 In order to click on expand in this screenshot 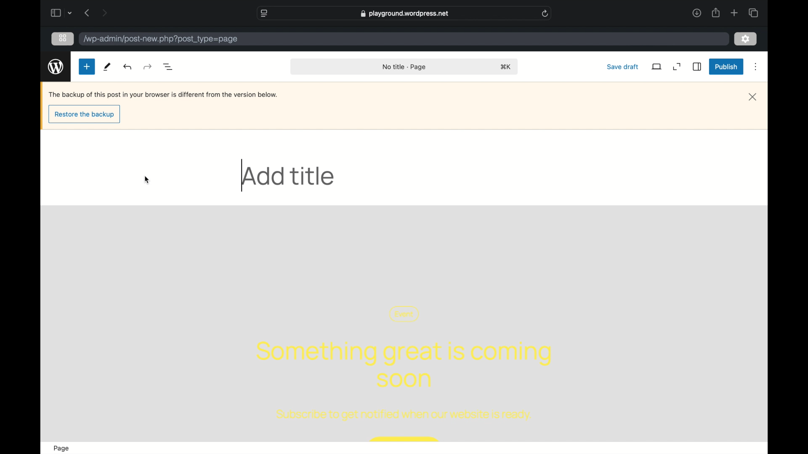, I will do `click(678, 67)`.